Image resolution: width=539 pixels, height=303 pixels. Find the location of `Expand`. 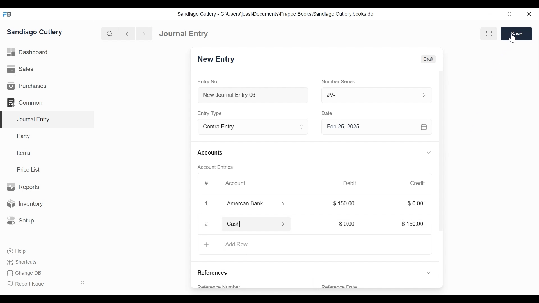

Expand is located at coordinates (286, 225).